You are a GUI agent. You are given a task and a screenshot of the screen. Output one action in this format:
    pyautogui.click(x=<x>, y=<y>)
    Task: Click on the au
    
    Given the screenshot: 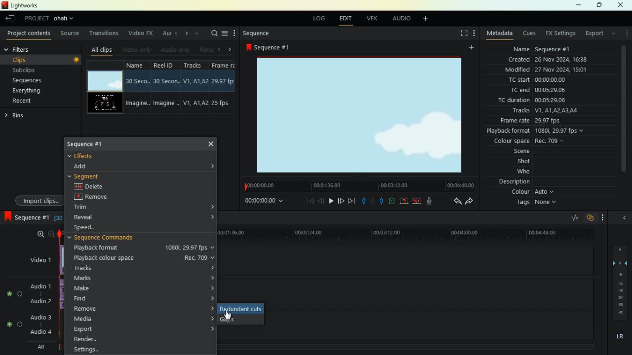 What is the action you would take?
    pyautogui.click(x=165, y=34)
    